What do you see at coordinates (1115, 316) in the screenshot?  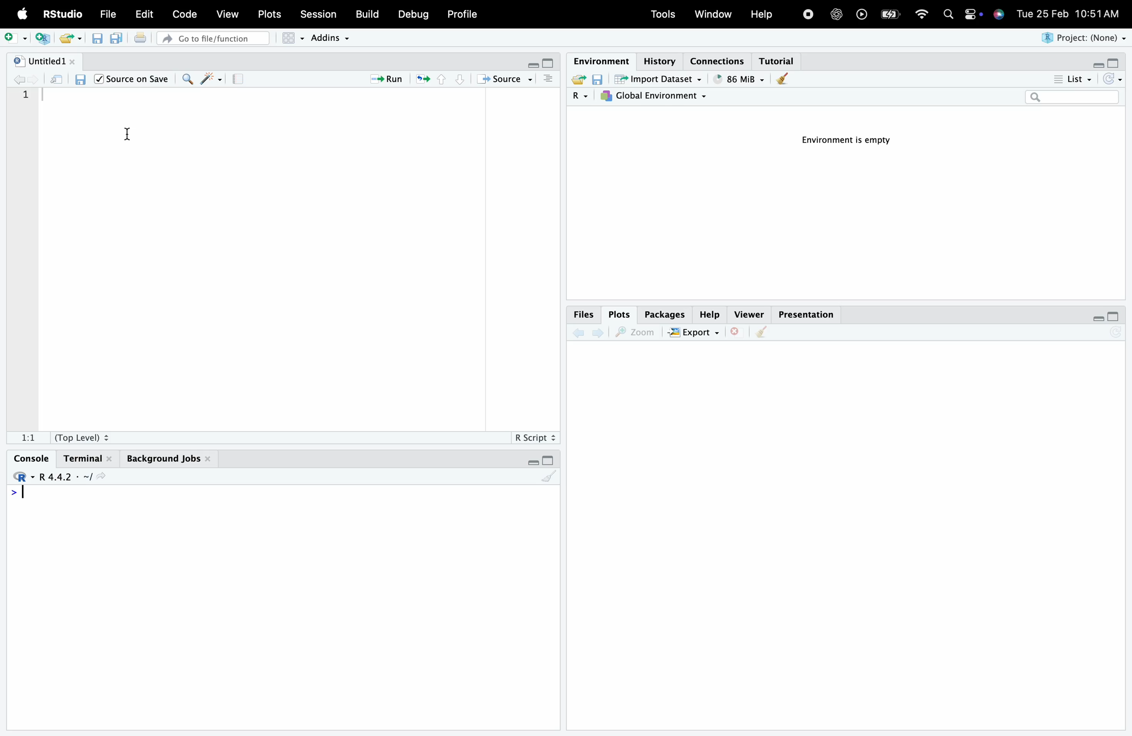 I see `maximise` at bounding box center [1115, 316].